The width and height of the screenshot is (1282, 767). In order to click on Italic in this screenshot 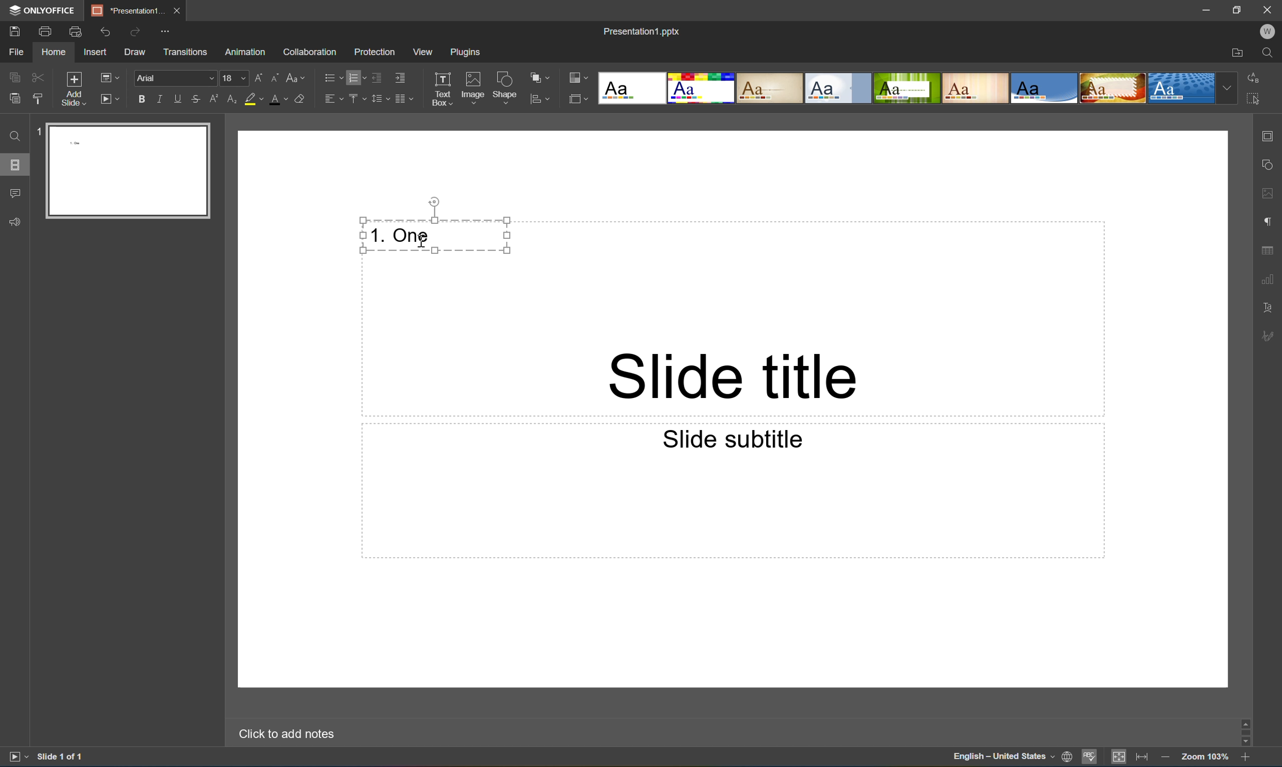, I will do `click(164, 99)`.